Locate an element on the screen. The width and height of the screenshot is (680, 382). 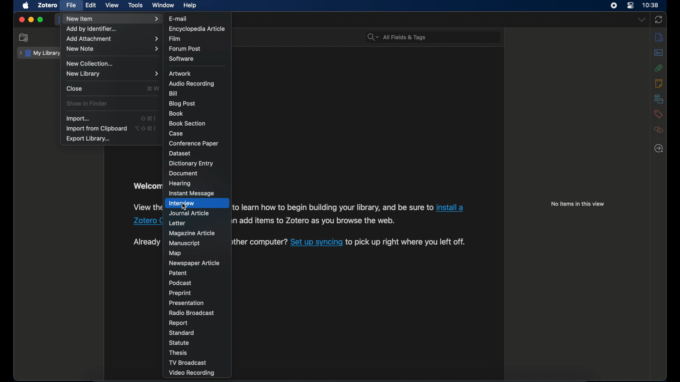
Zotero Connector is located at coordinates (147, 221).